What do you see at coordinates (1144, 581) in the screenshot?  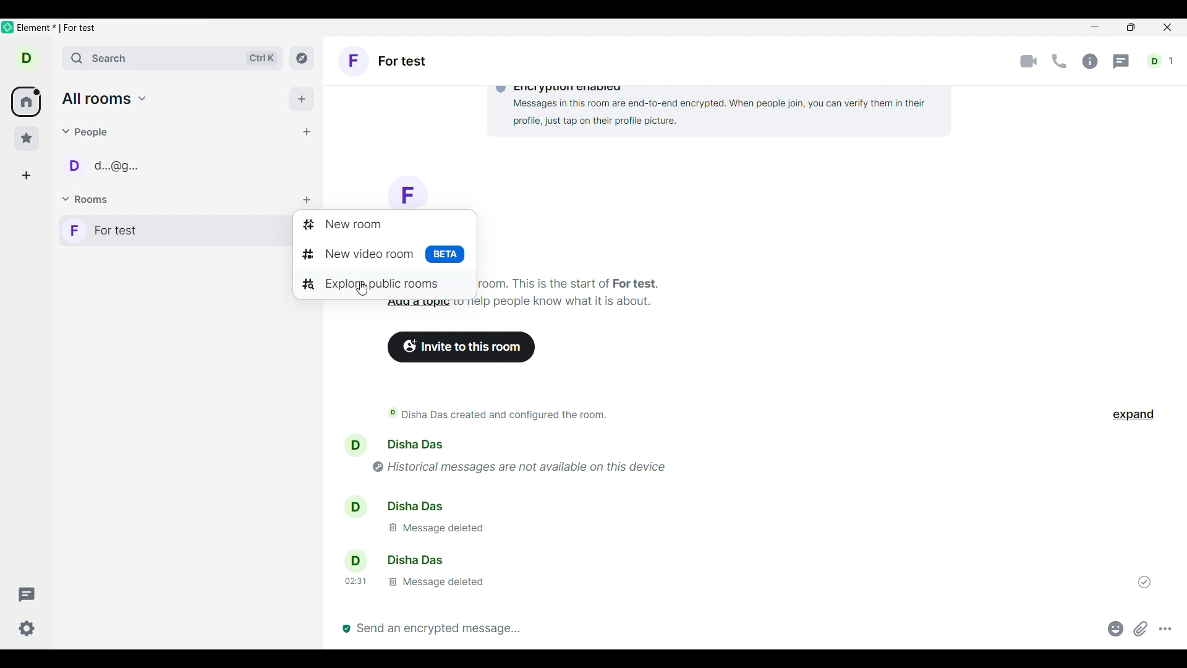 I see `Indicates message sent` at bounding box center [1144, 581].